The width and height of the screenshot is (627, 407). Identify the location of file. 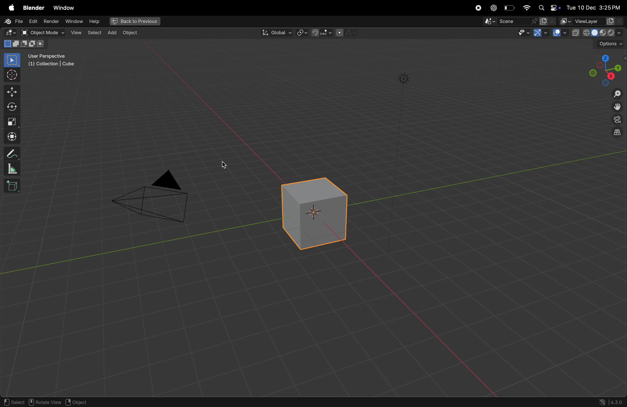
(12, 21).